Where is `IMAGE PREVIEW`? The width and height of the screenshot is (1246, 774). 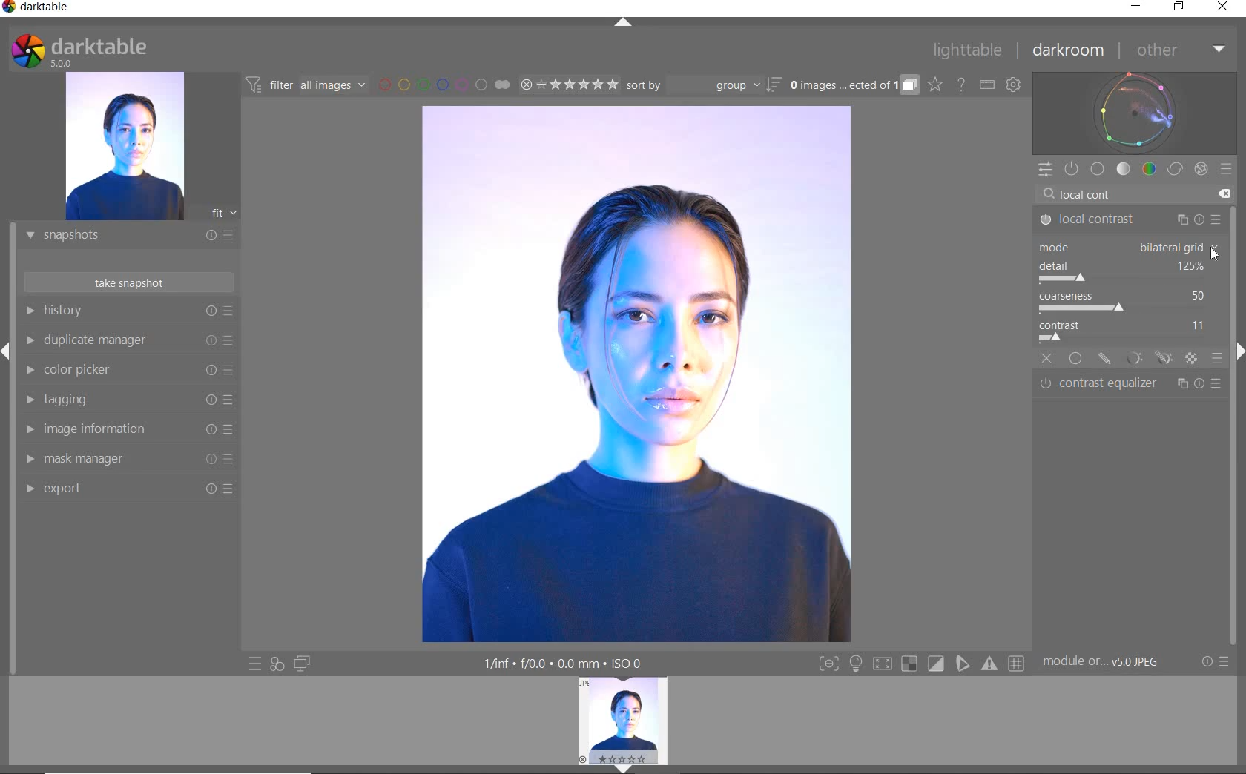 IMAGE PREVIEW is located at coordinates (623, 719).